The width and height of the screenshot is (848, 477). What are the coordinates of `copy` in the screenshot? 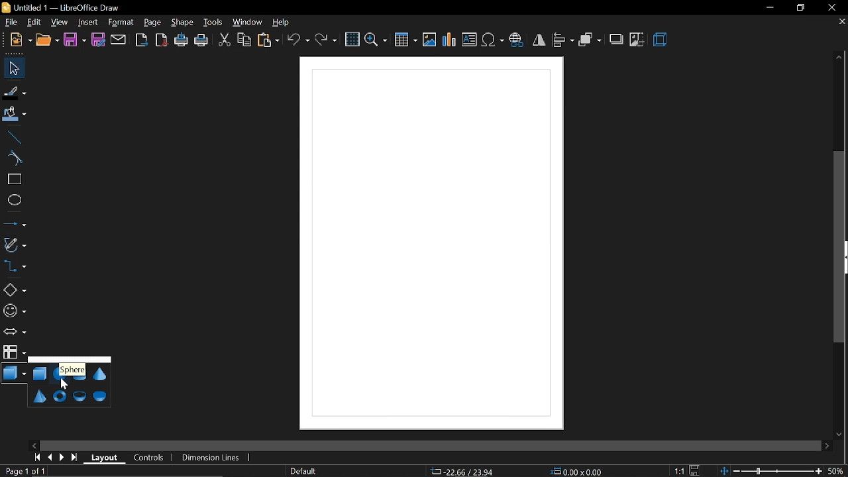 It's located at (245, 40).